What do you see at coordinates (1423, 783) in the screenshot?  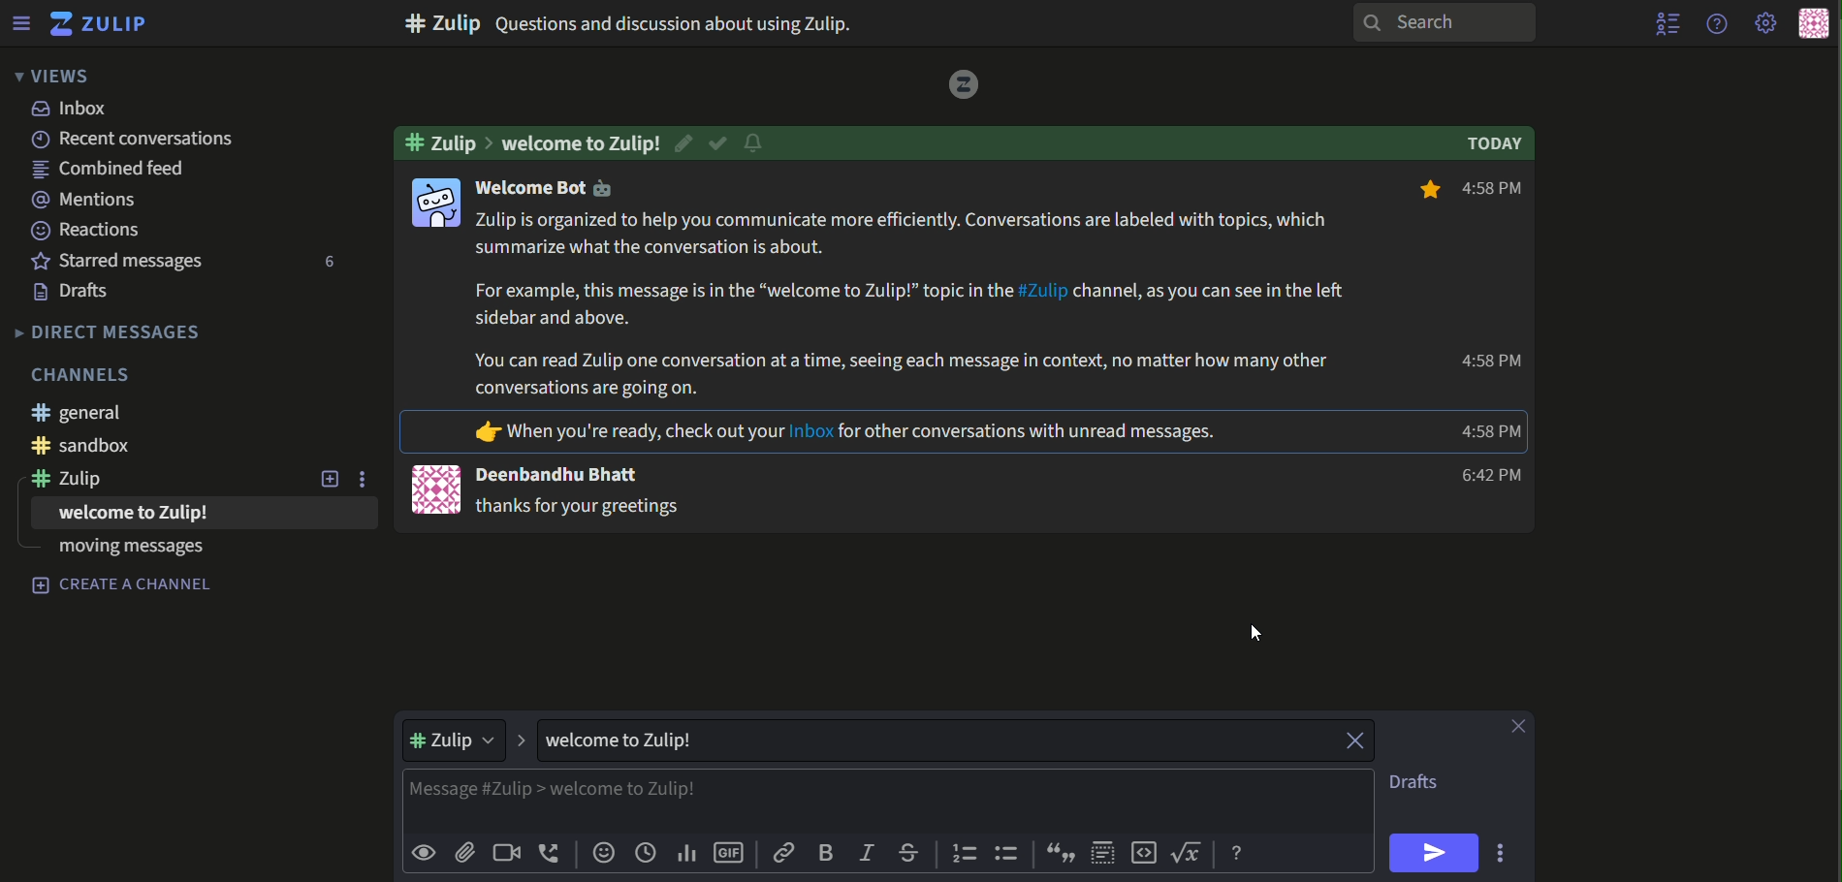 I see `text` at bounding box center [1423, 783].